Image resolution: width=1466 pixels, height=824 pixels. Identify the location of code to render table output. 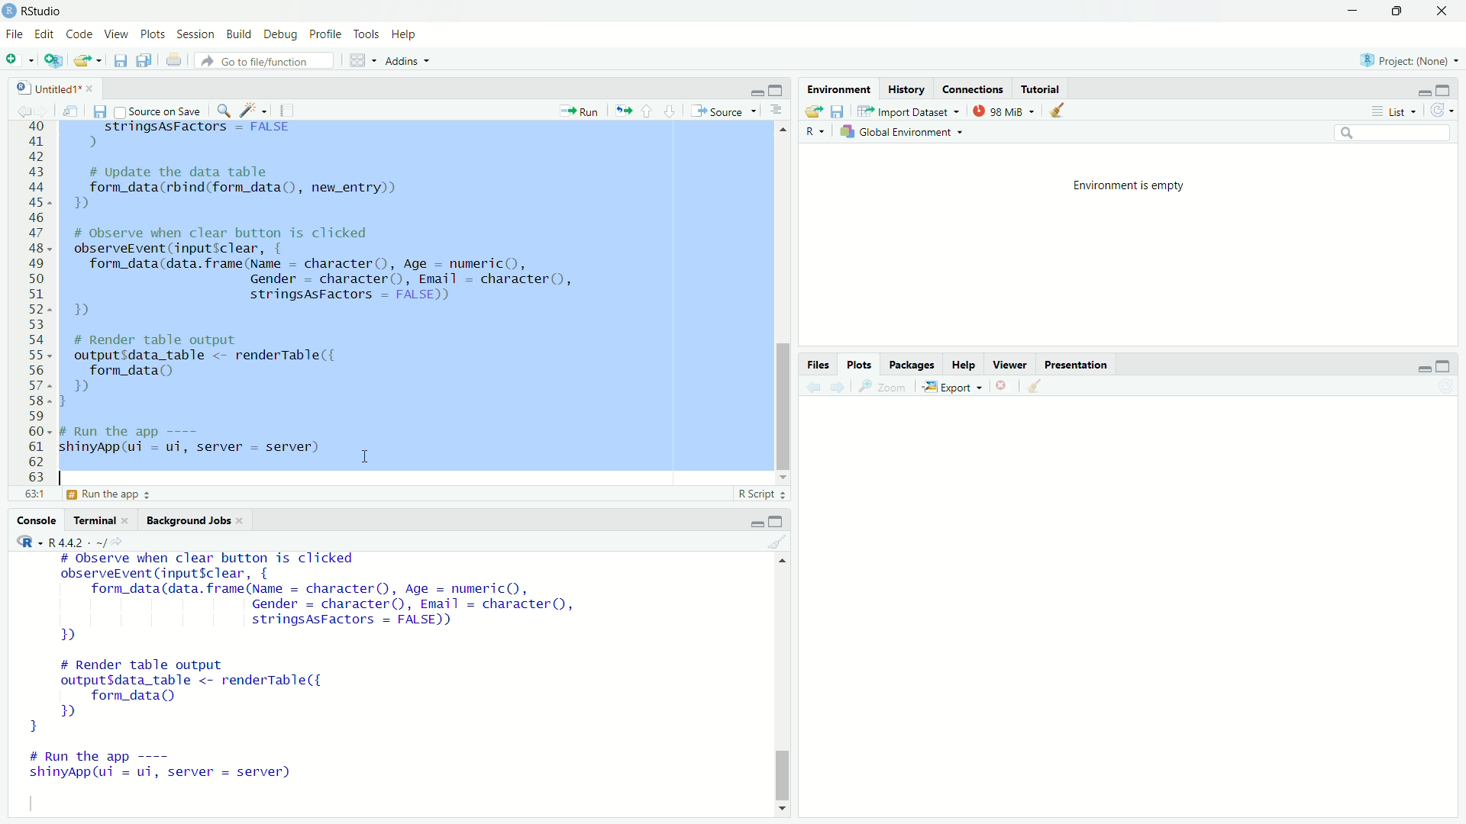
(231, 369).